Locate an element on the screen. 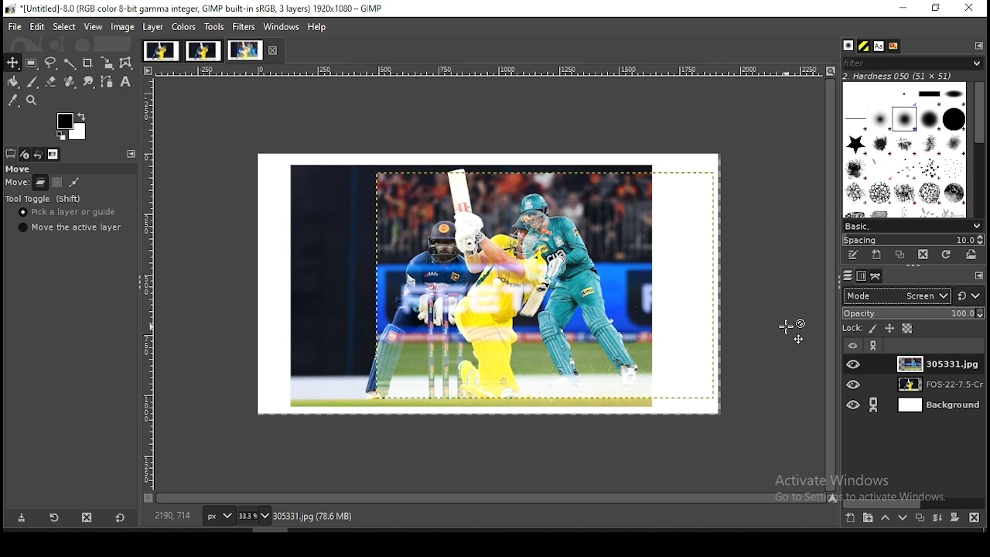  configure this tab is located at coordinates (131, 153).